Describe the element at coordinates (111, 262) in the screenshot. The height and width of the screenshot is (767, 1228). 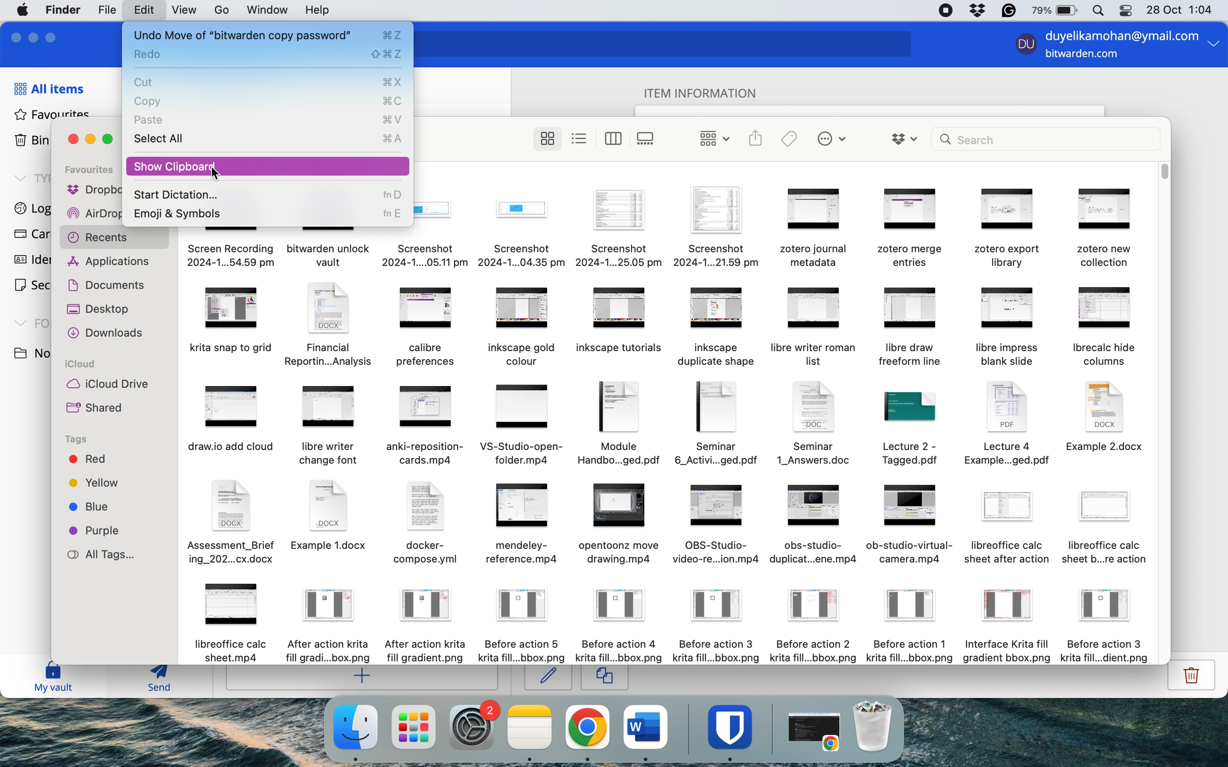
I see `applications` at that location.